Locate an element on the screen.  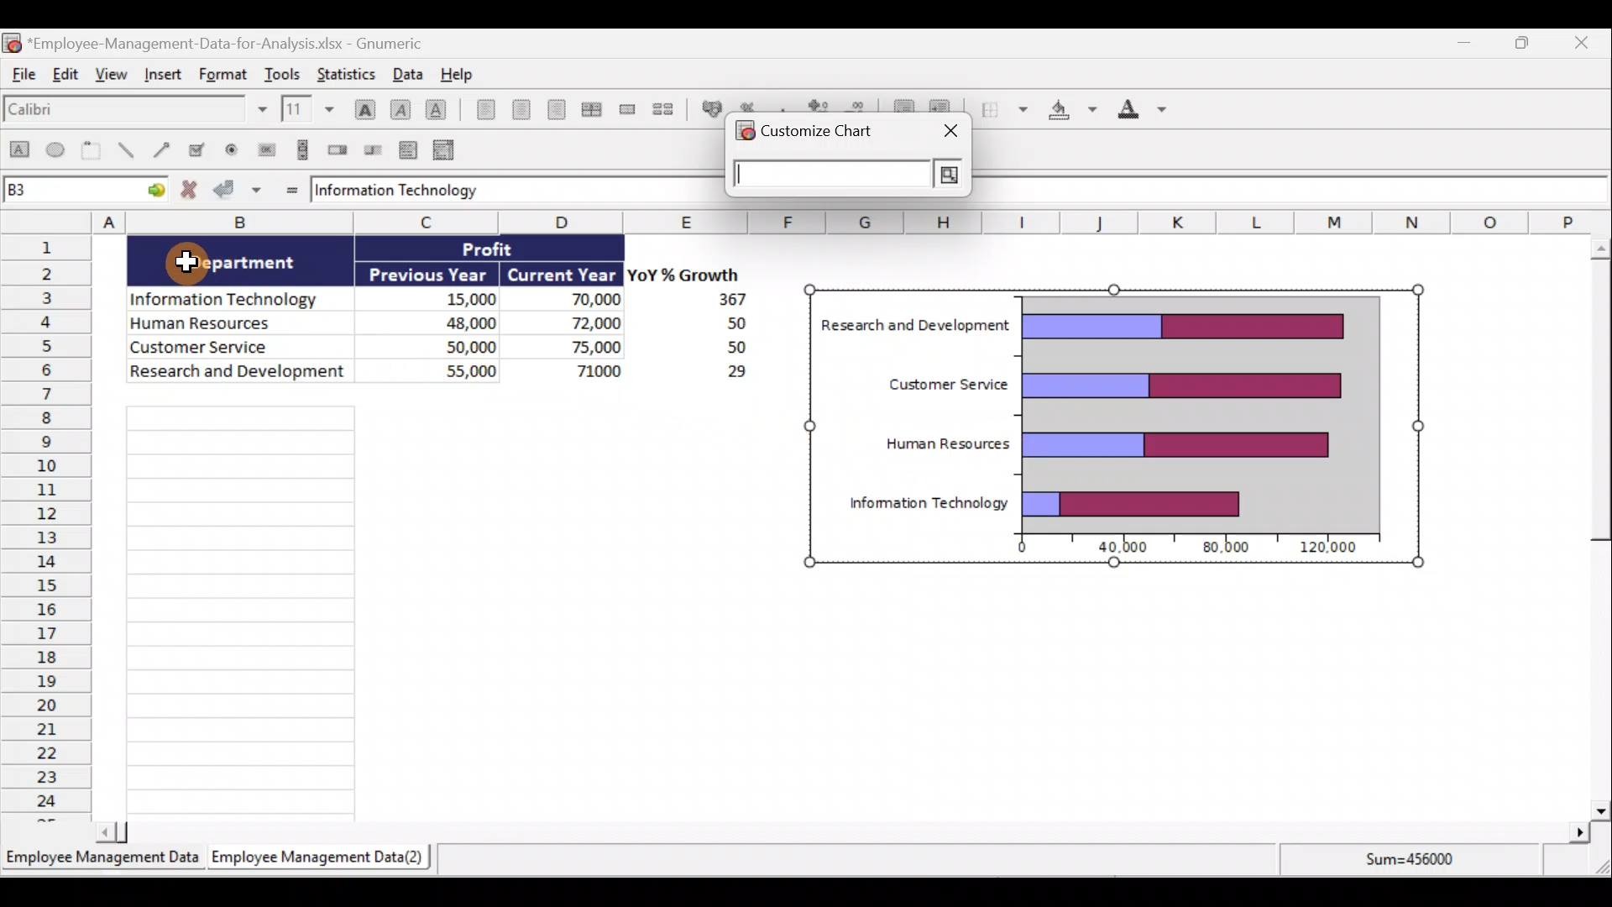
Edit is located at coordinates (66, 75).